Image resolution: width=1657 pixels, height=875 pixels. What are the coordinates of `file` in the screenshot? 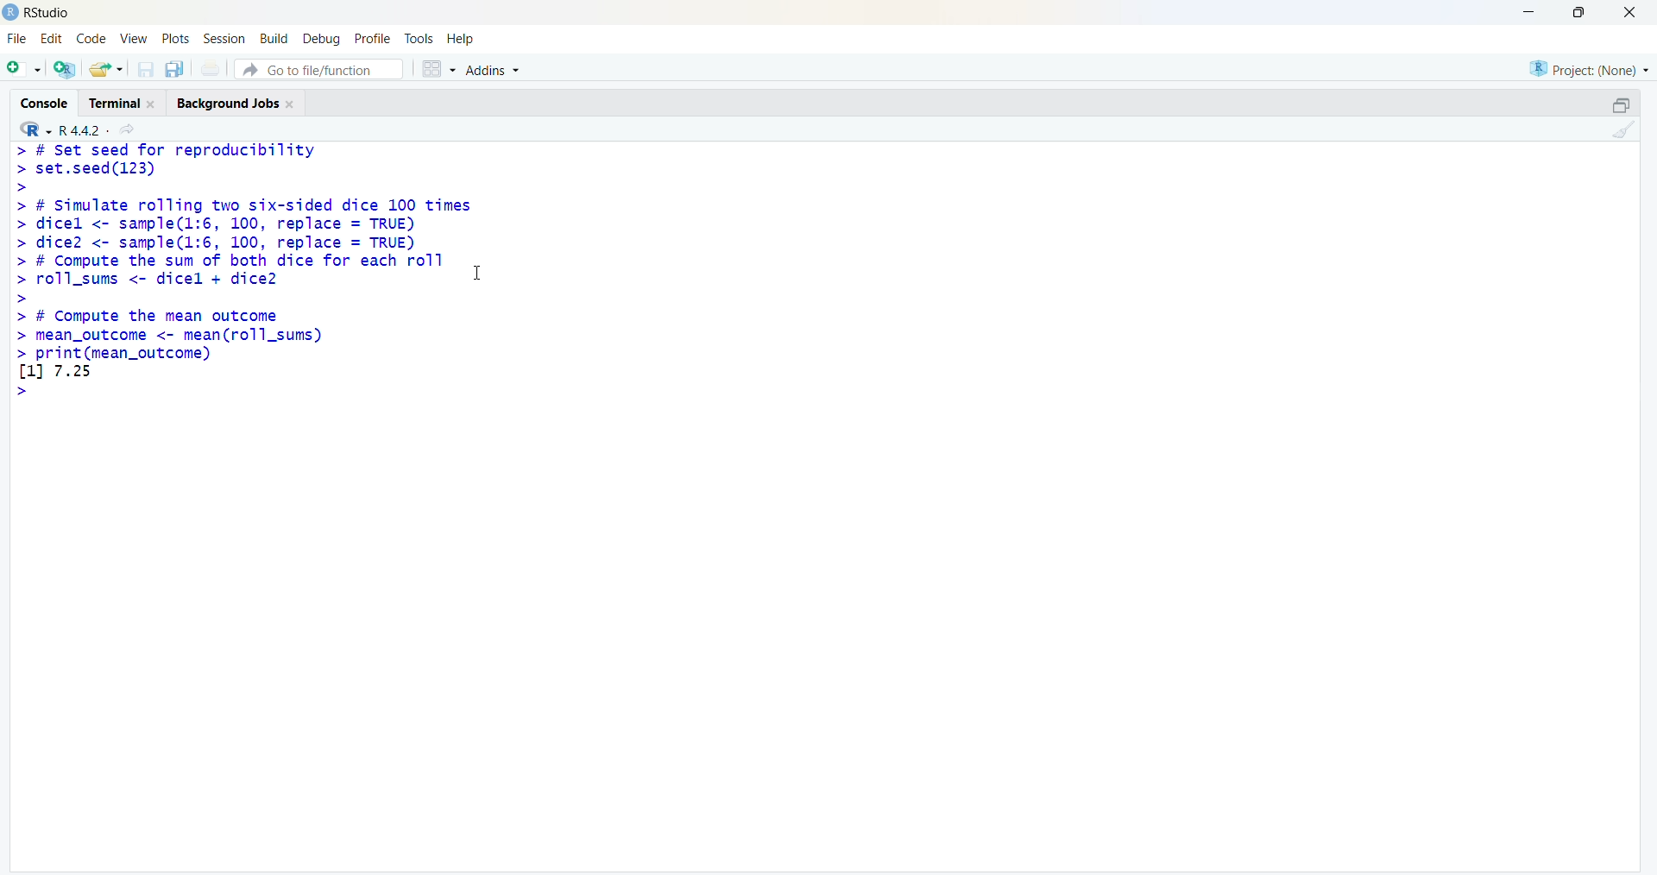 It's located at (17, 39).